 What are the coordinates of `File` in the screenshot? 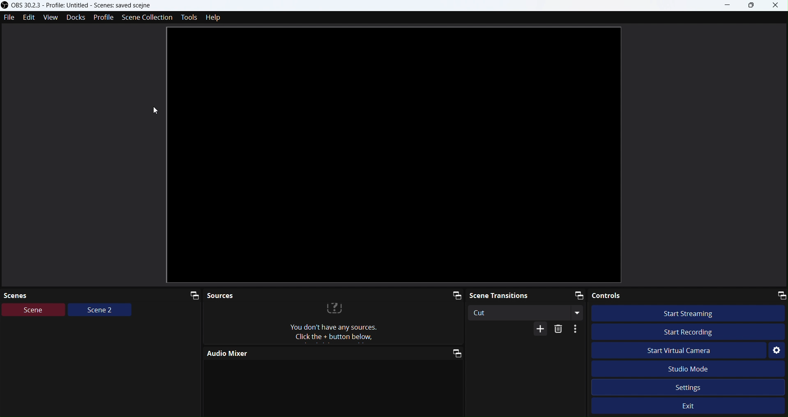 It's located at (9, 18).